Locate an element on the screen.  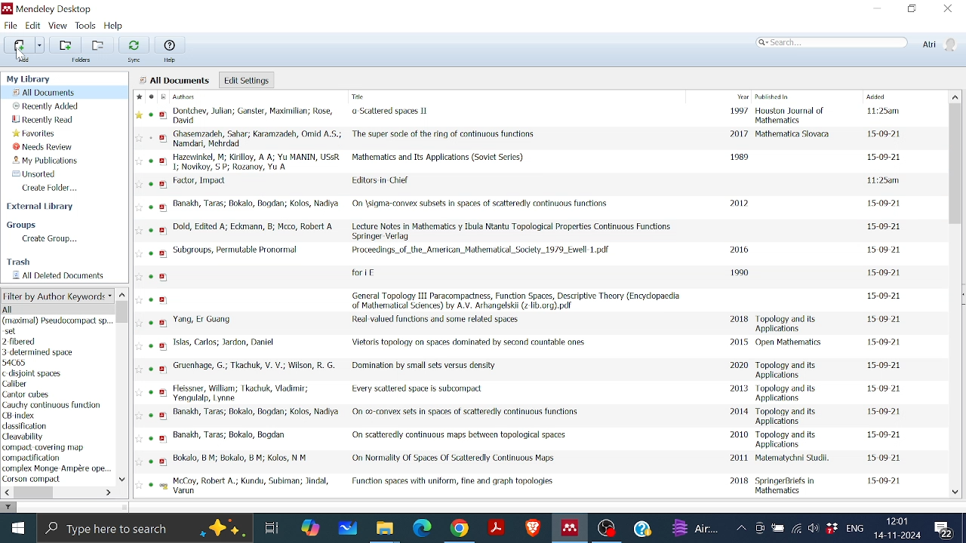
Published in is located at coordinates (773, 96).